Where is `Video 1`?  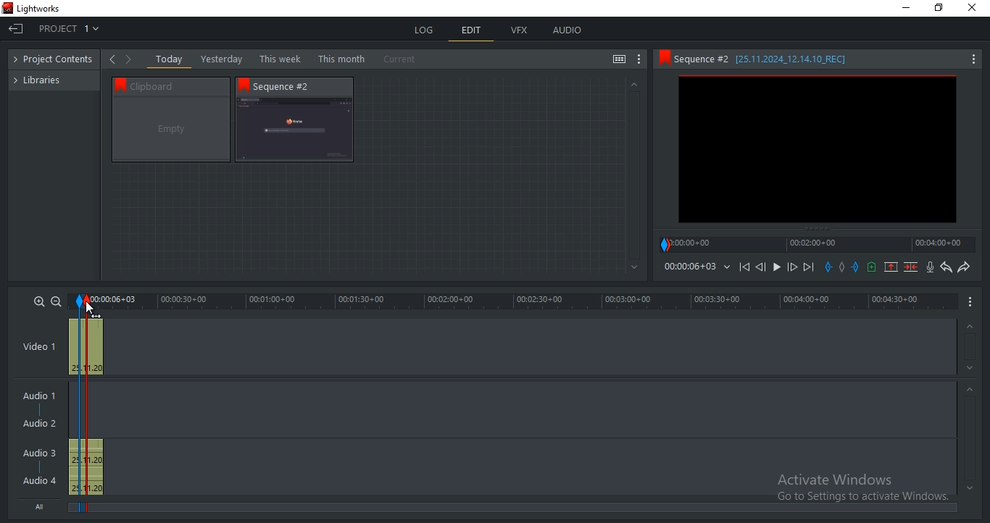 Video 1 is located at coordinates (39, 348).